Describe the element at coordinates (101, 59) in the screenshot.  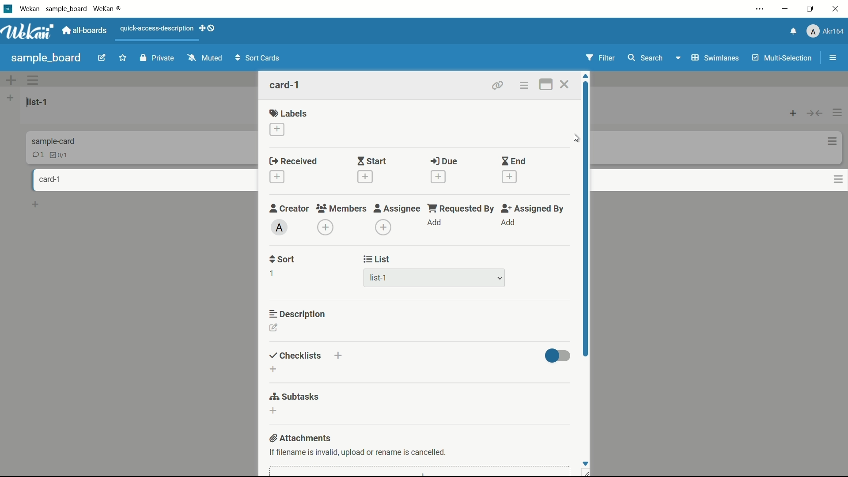
I see `edit` at that location.